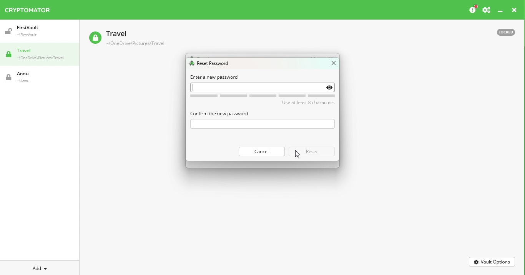  What do you see at coordinates (502, 31) in the screenshot?
I see `Locked` at bounding box center [502, 31].